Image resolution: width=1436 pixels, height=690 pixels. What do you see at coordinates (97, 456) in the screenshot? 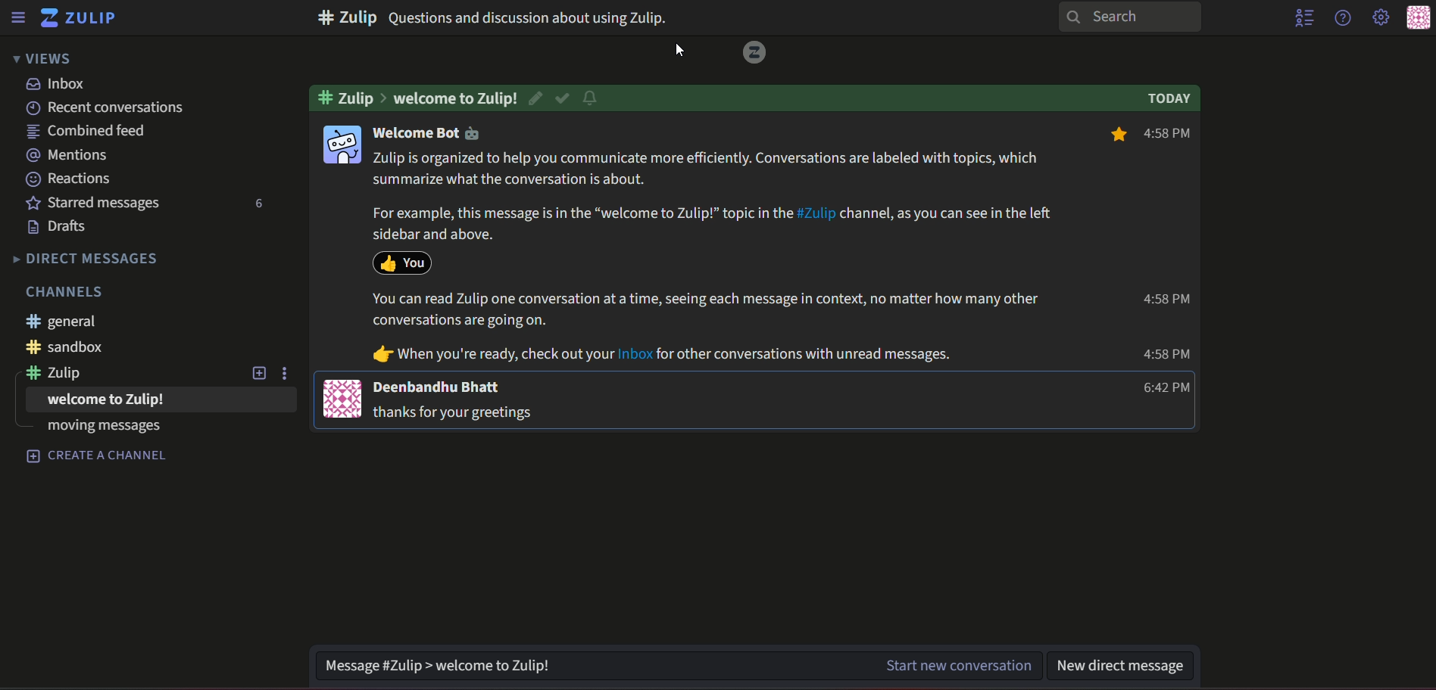
I see `Create a channel` at bounding box center [97, 456].